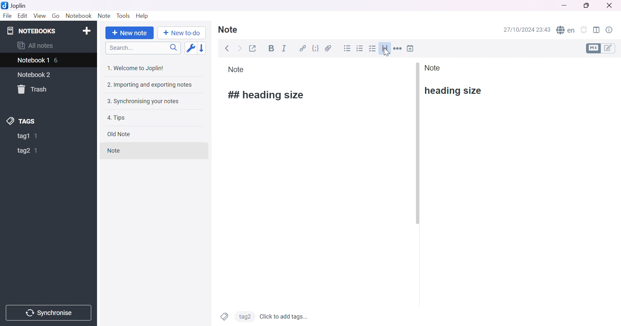 Image resolution: width=621 pixels, height=326 pixels. Describe the element at coordinates (398, 49) in the screenshot. I see `Horizontal rule` at that location.